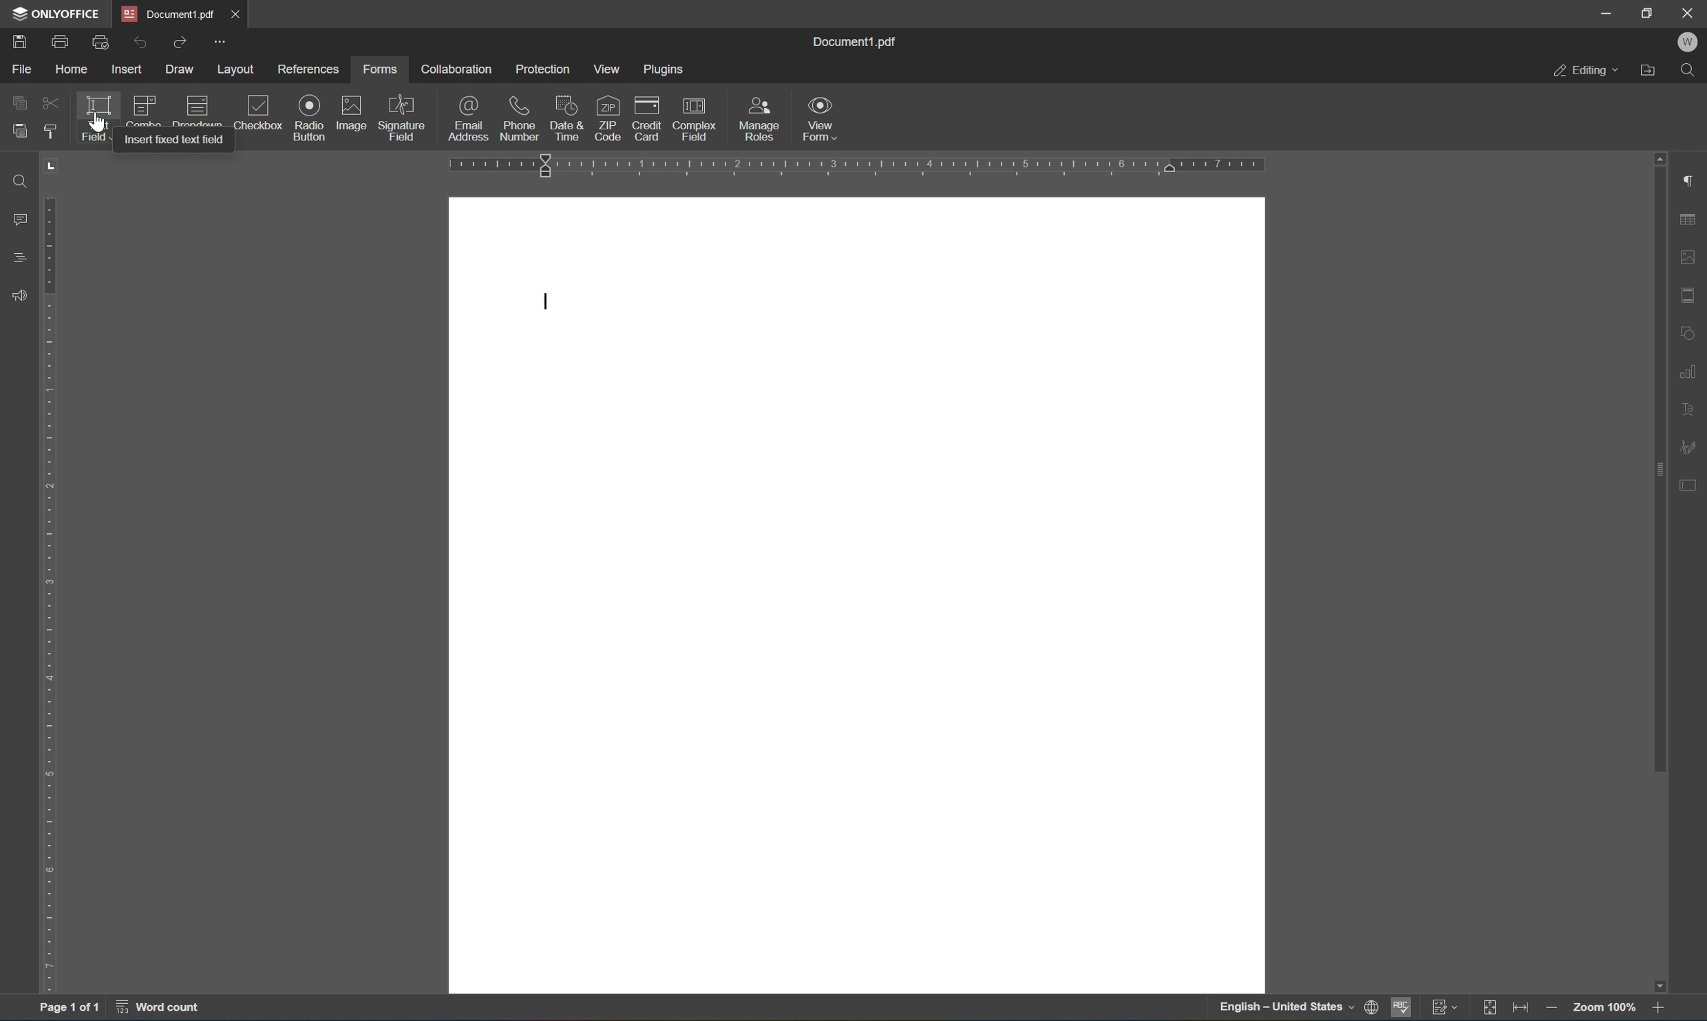 The image size is (1707, 1021). I want to click on collaboration, so click(458, 69).